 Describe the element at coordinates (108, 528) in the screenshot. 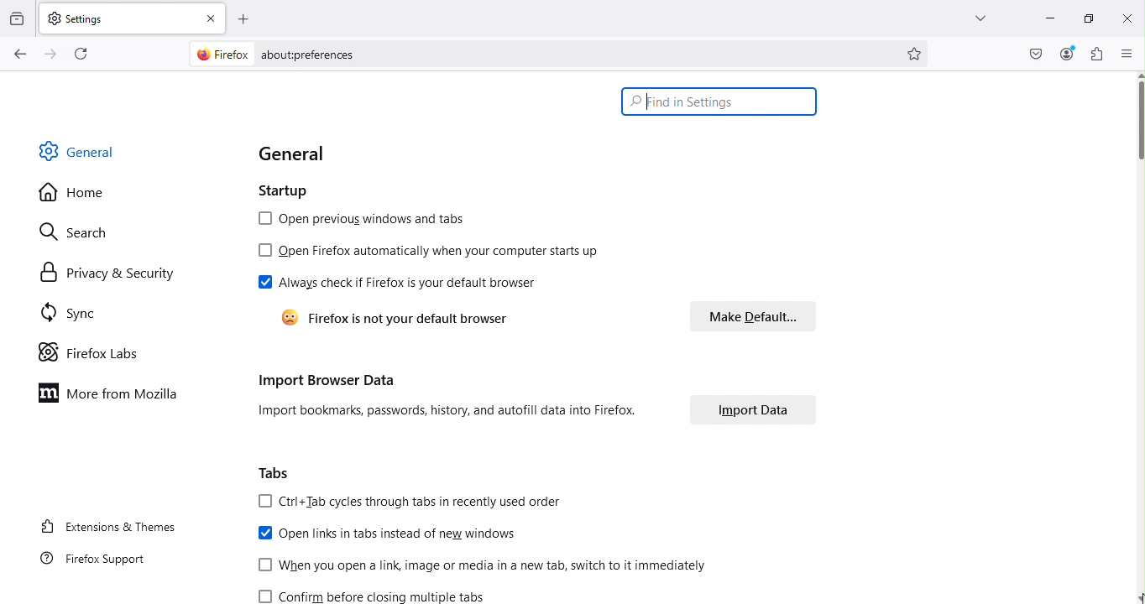

I see `Extensions and themes` at that location.